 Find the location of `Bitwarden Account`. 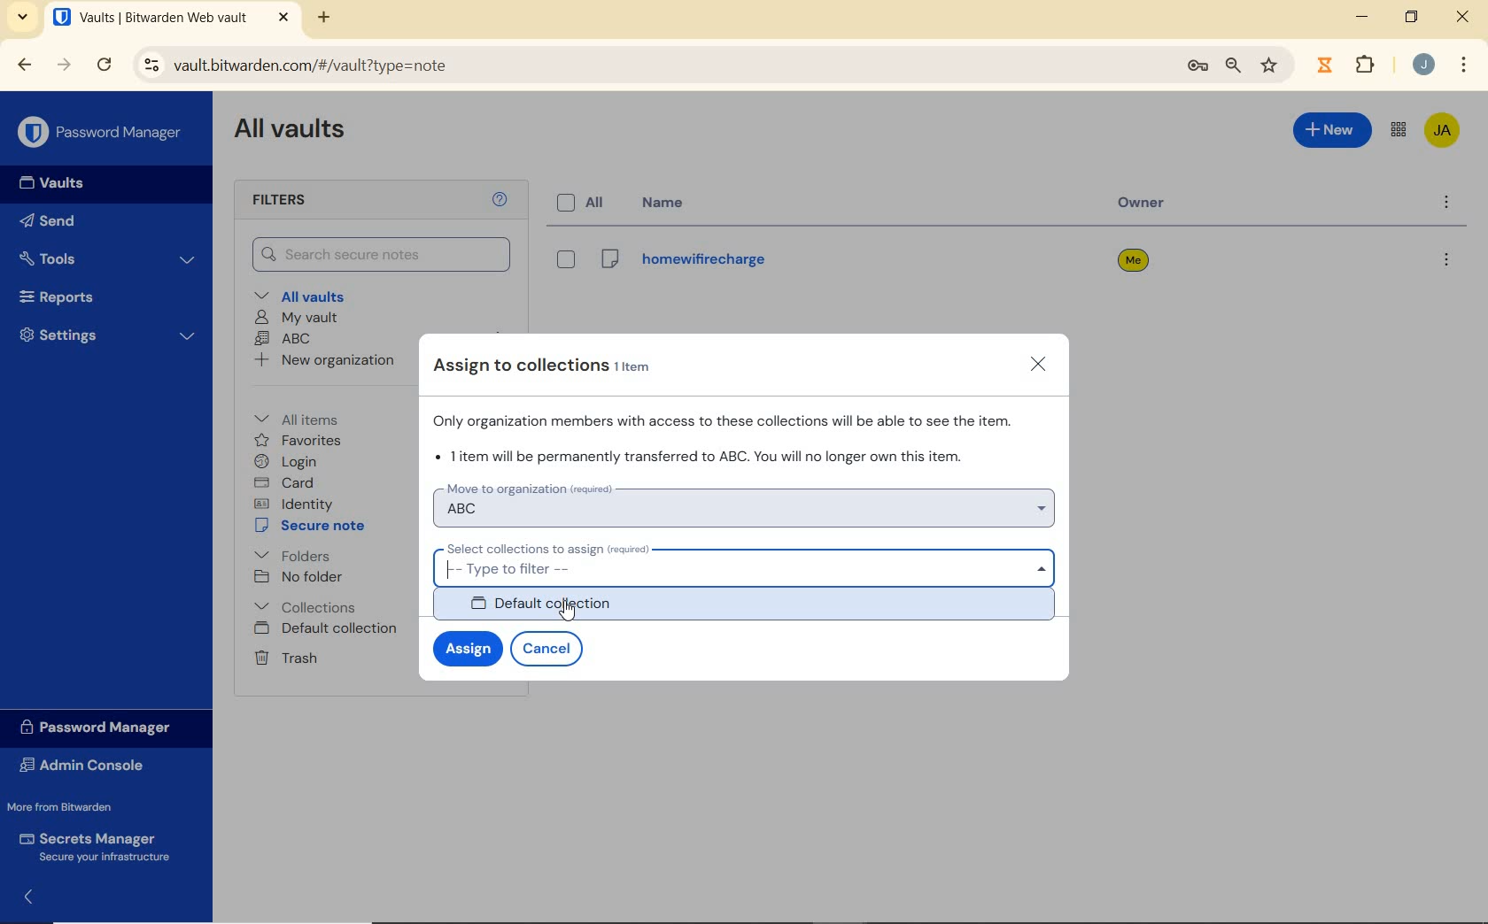

Bitwarden Account is located at coordinates (1444, 132).